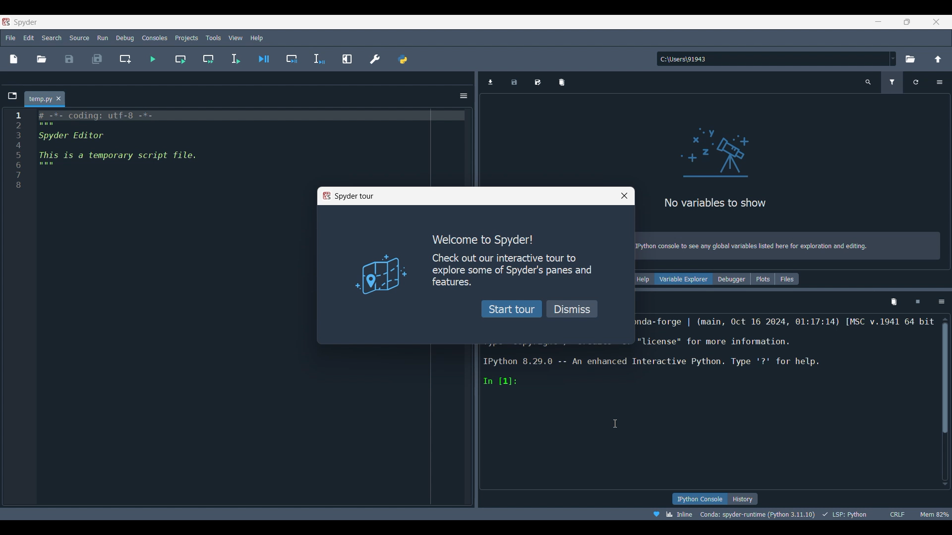 This screenshot has height=535, width=952. Describe the element at coordinates (729, 279) in the screenshot. I see `Debugger` at that location.